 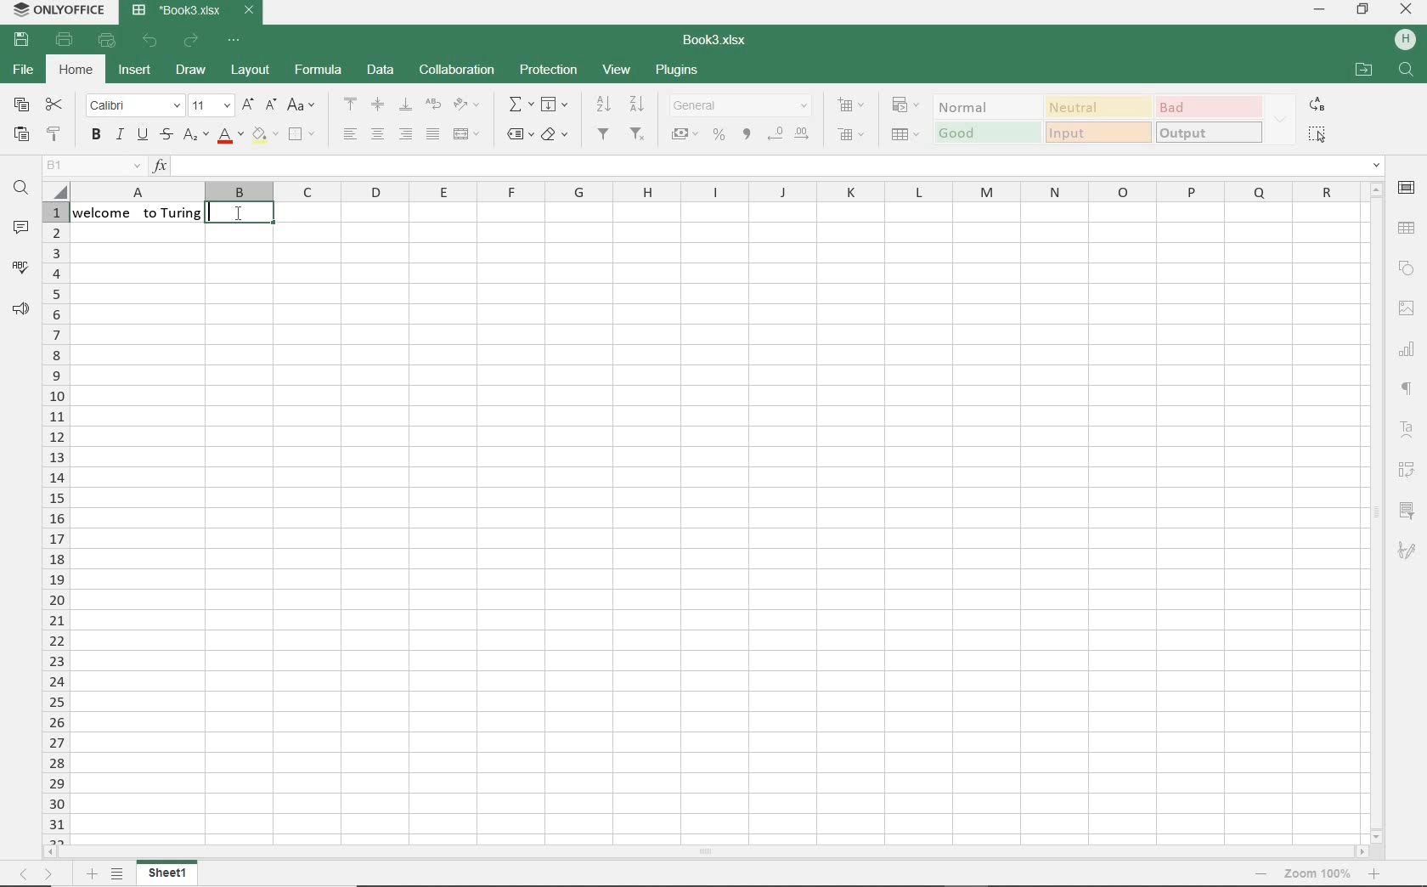 What do you see at coordinates (319, 70) in the screenshot?
I see `formula` at bounding box center [319, 70].